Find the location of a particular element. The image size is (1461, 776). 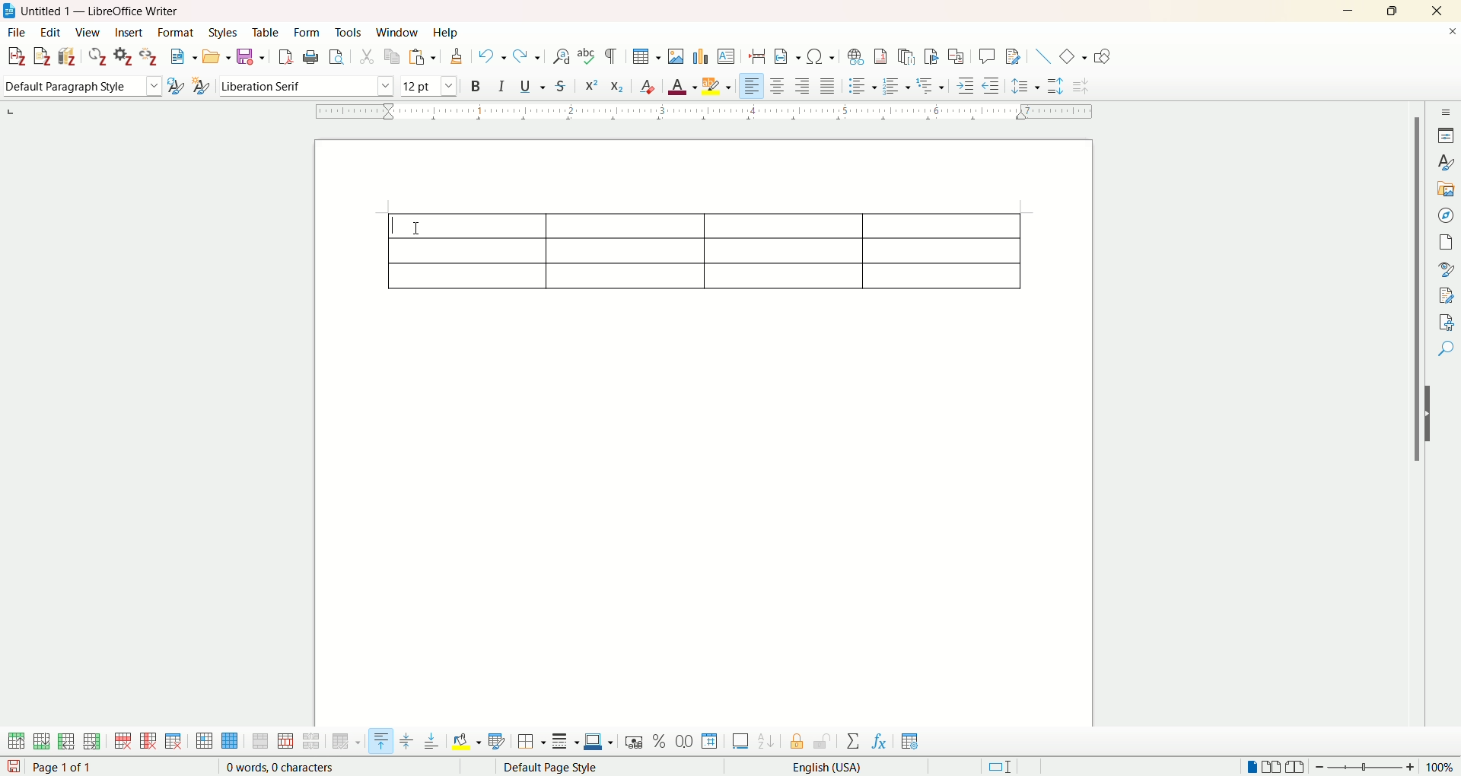

print is located at coordinates (312, 57).